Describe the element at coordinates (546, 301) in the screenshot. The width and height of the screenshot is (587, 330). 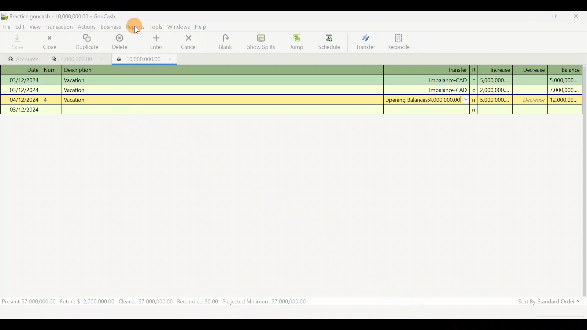
I see `Sort By: Standard Order` at that location.